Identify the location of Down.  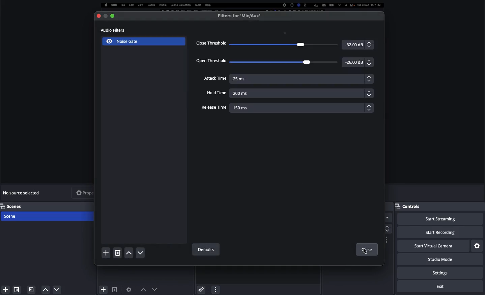
(141, 253).